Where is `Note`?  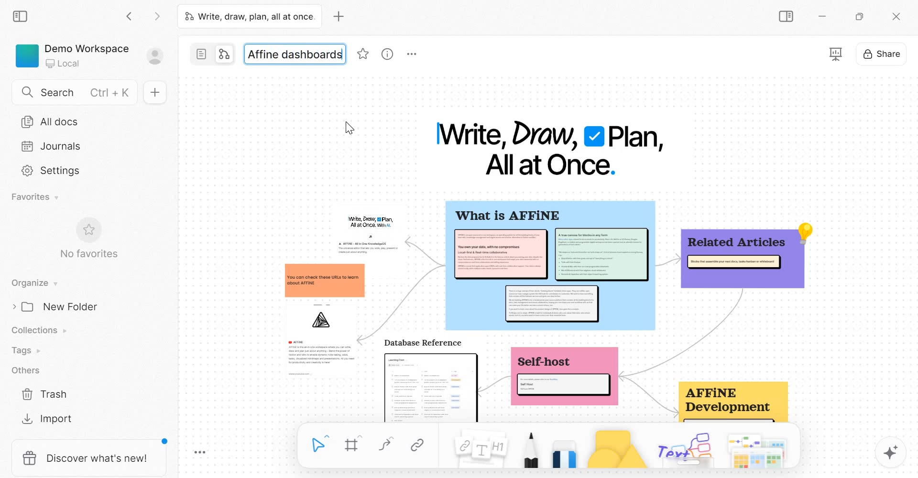 Note is located at coordinates (478, 449).